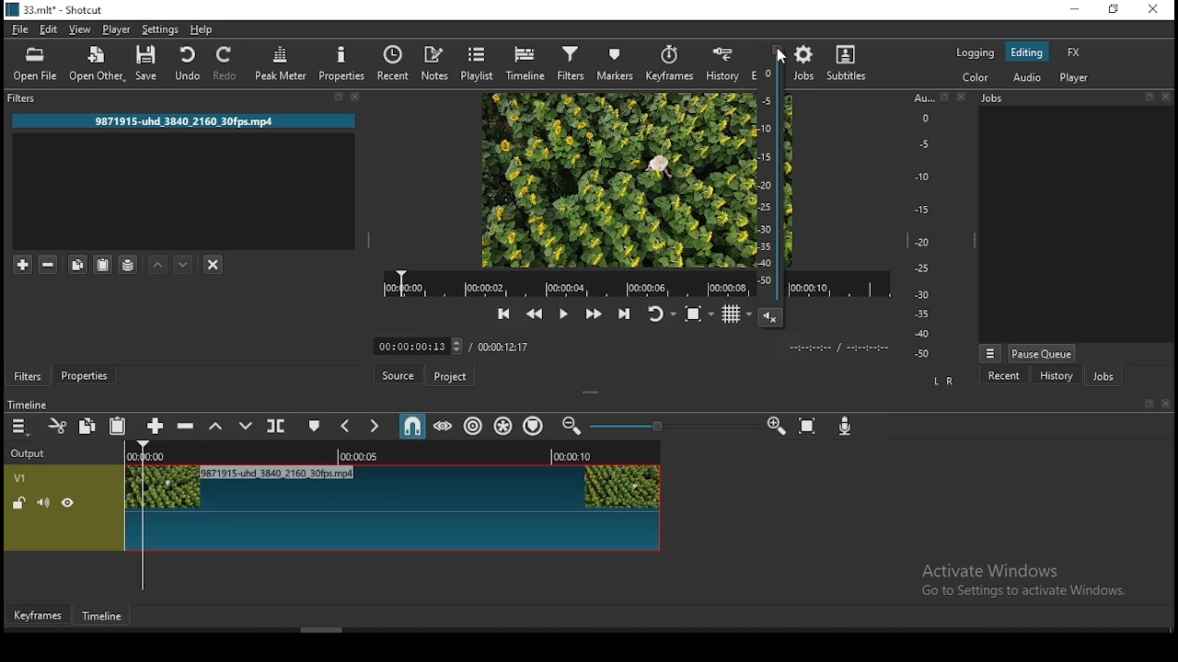 This screenshot has width=1178, height=662. I want to click on save, so click(150, 63).